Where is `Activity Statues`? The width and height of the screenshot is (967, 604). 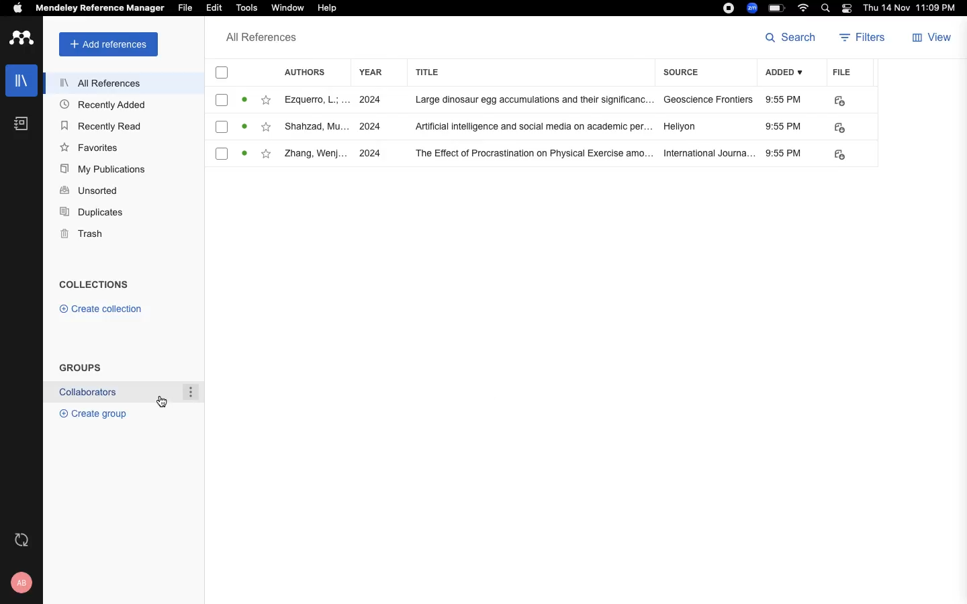
Activity Statues is located at coordinates (246, 129).